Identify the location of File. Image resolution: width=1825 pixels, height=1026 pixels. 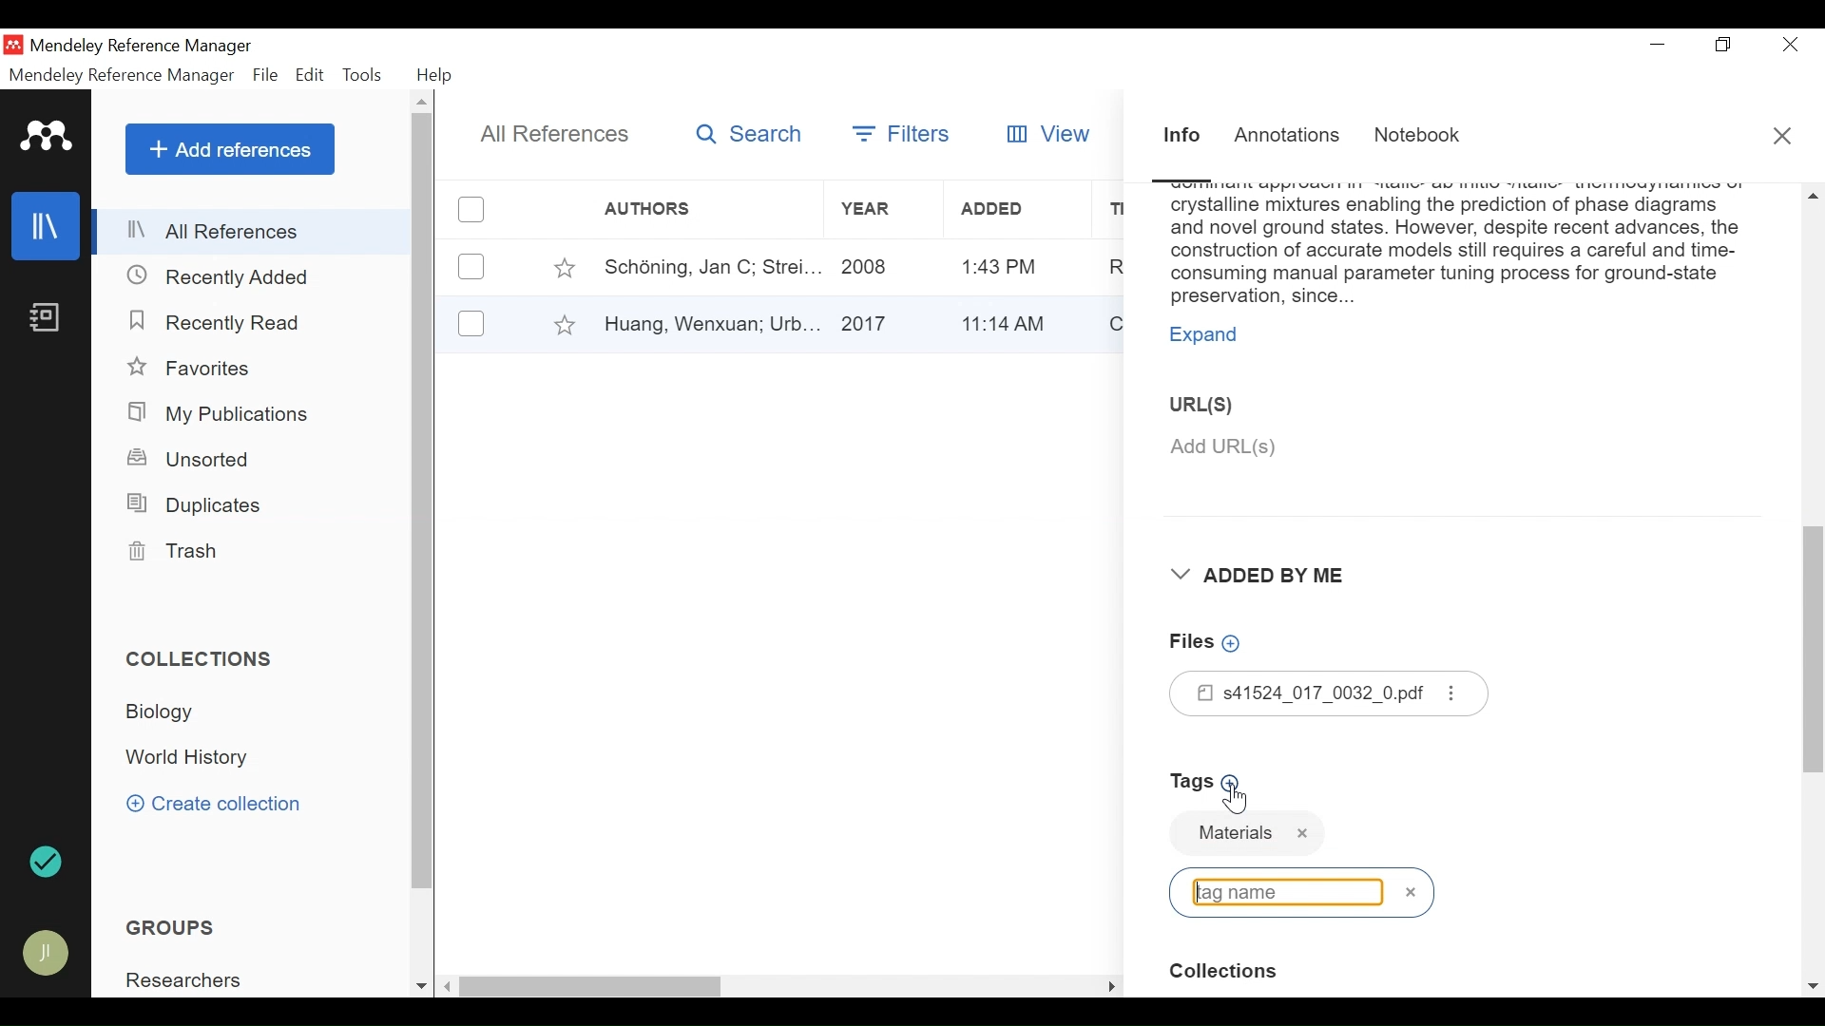
(265, 76).